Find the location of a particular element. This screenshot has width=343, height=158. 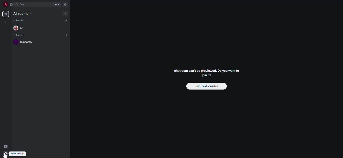

room is located at coordinates (27, 42).